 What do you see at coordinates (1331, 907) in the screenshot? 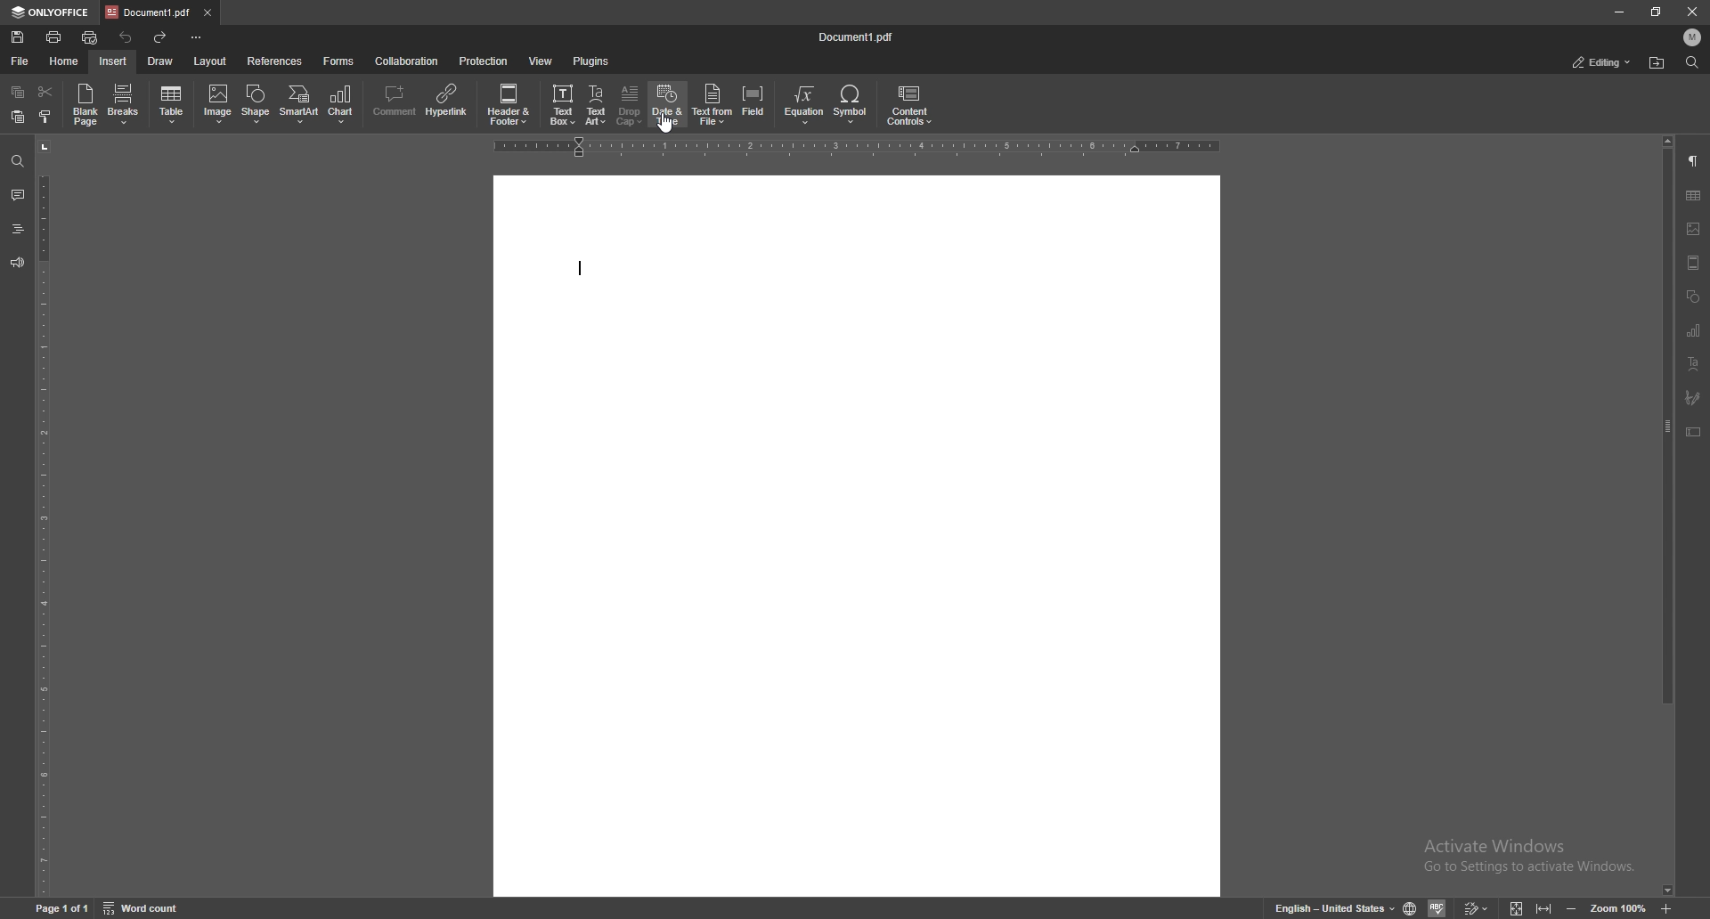
I see `set text language` at bounding box center [1331, 907].